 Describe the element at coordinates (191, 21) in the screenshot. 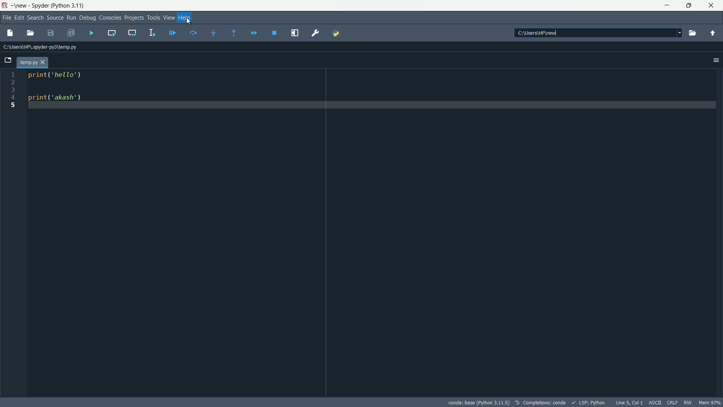

I see `crusor` at that location.